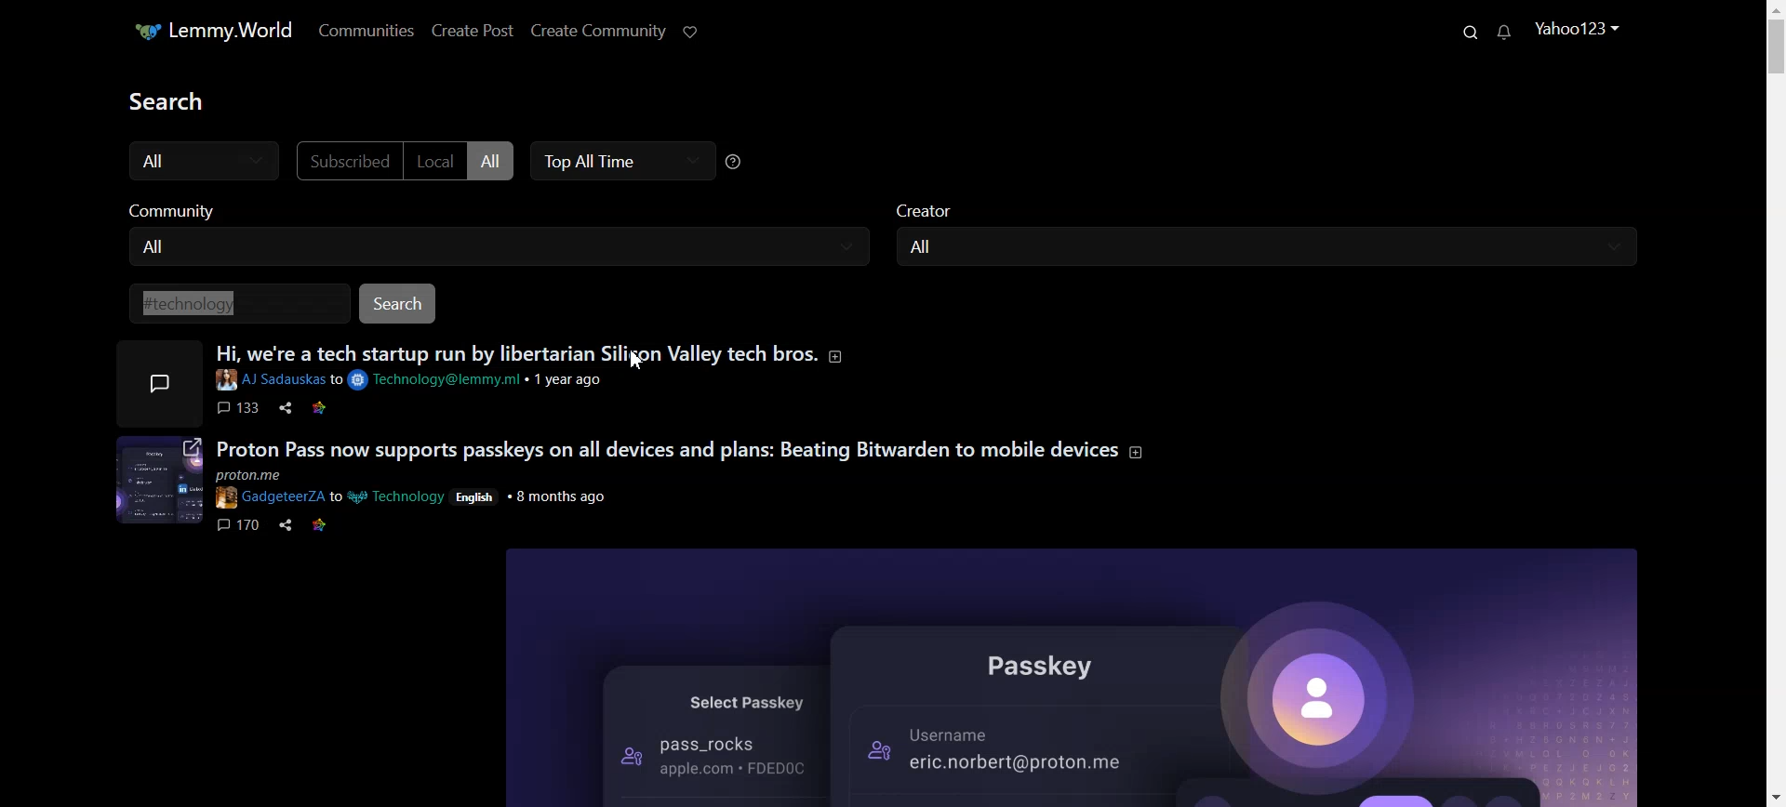  I want to click on gadgeteerZA, so click(269, 497).